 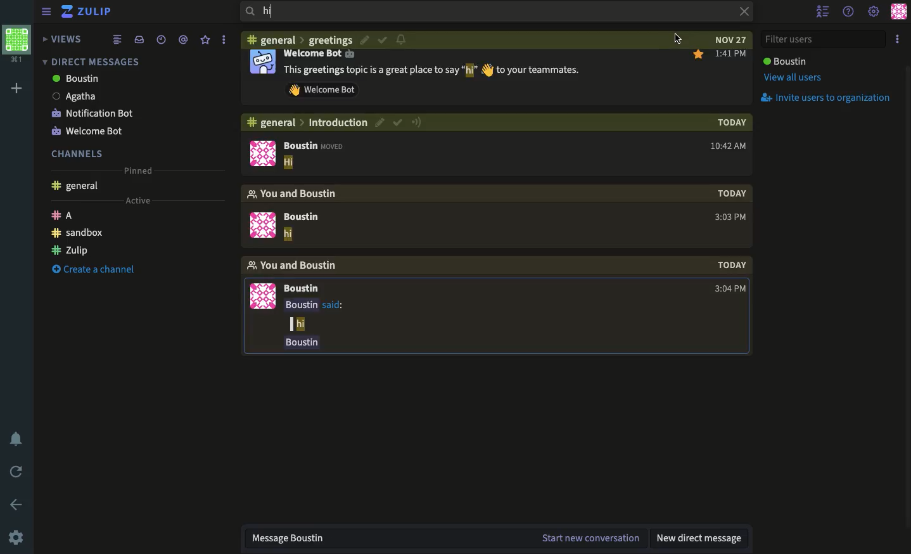 What do you see at coordinates (730, 55) in the screenshot?
I see `1:41PM` at bounding box center [730, 55].